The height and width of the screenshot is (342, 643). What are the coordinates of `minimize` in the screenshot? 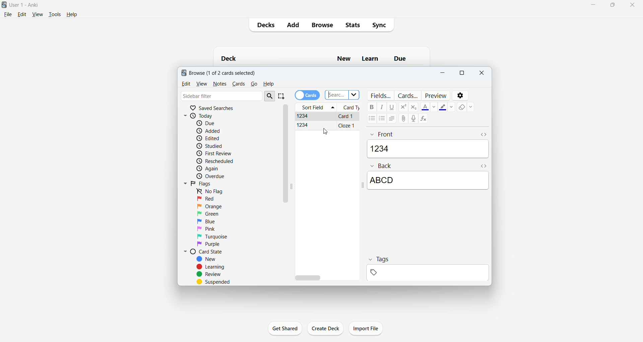 It's located at (443, 74).